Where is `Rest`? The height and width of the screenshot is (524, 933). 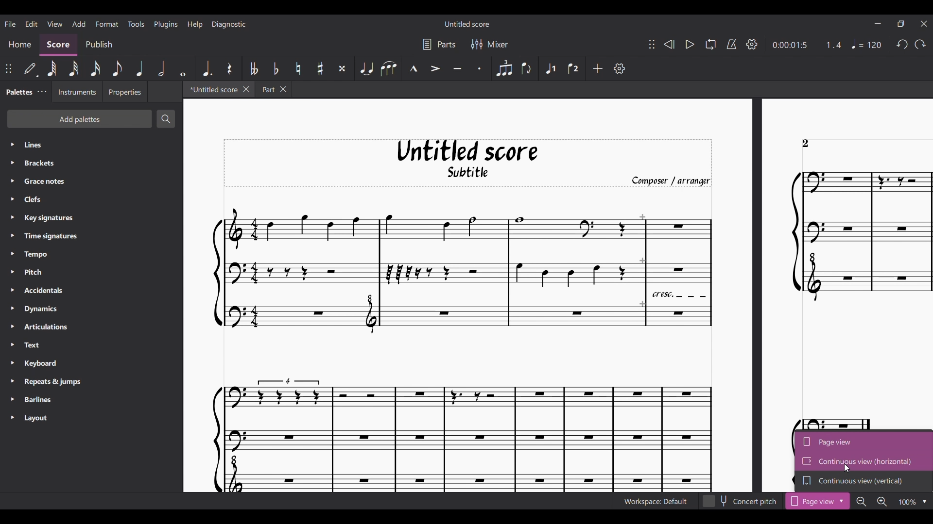 Rest is located at coordinates (230, 68).